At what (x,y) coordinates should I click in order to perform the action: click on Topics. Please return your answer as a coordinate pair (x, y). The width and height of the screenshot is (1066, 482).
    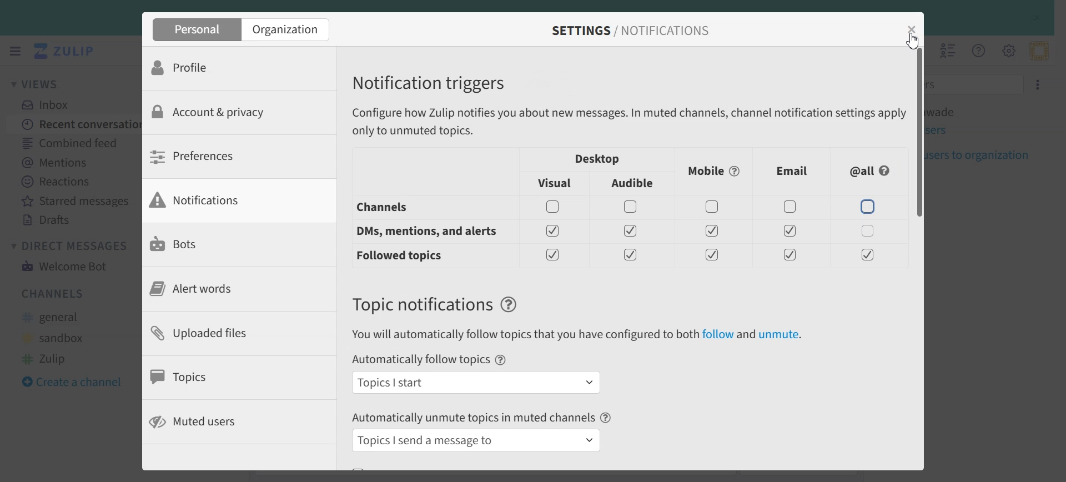
    Looking at the image, I should click on (224, 376).